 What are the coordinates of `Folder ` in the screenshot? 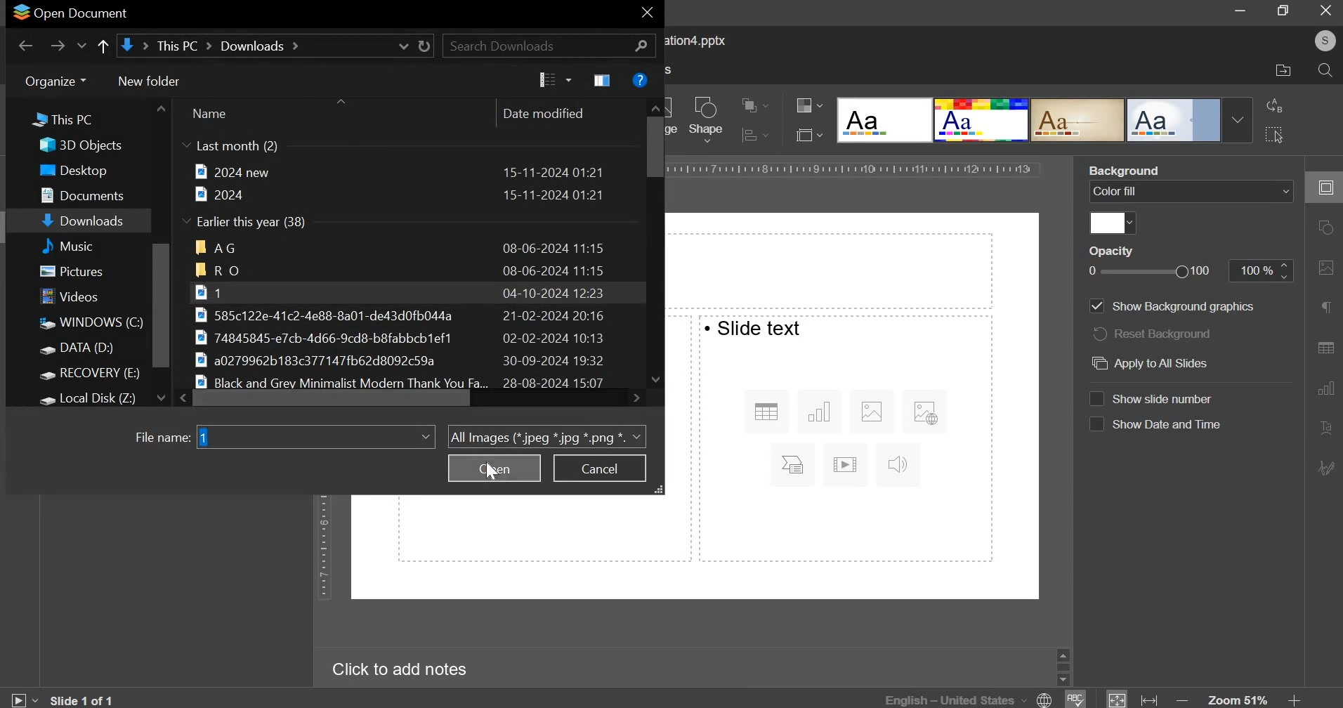 It's located at (402, 247).